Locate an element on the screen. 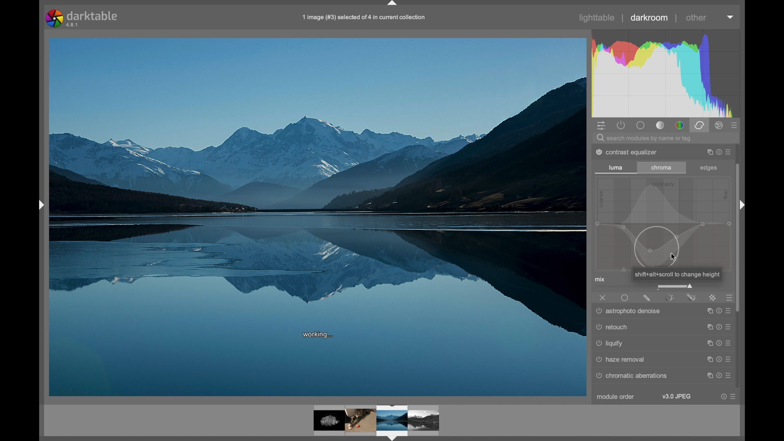 The image size is (784, 441). luma is located at coordinates (616, 167).